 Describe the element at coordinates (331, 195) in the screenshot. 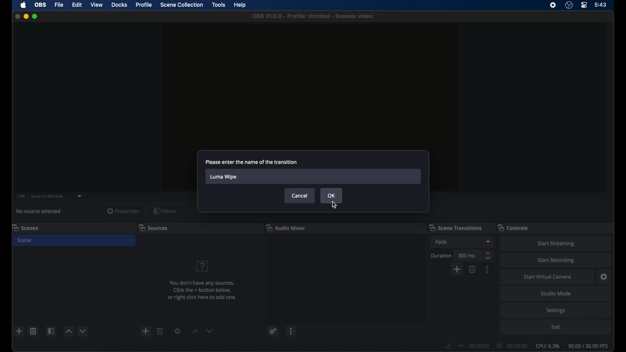

I see `ok` at that location.